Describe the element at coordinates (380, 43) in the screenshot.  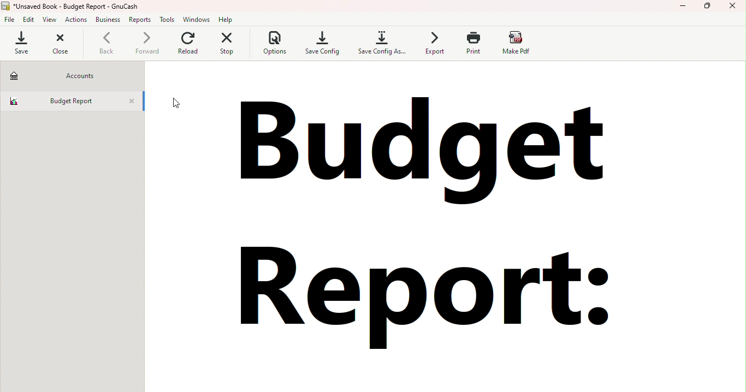
I see `Save config as` at that location.